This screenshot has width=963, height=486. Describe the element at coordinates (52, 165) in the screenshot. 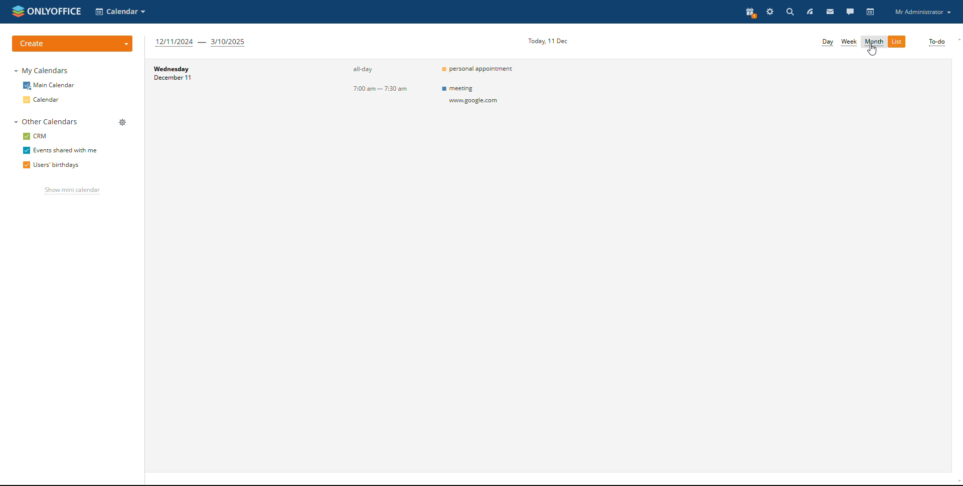

I see `users' birthday` at that location.